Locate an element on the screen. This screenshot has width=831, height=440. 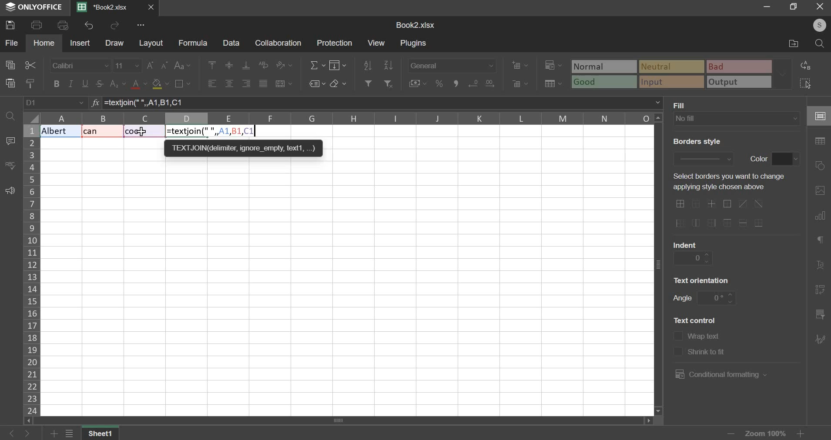
percentage is located at coordinates (439, 83).